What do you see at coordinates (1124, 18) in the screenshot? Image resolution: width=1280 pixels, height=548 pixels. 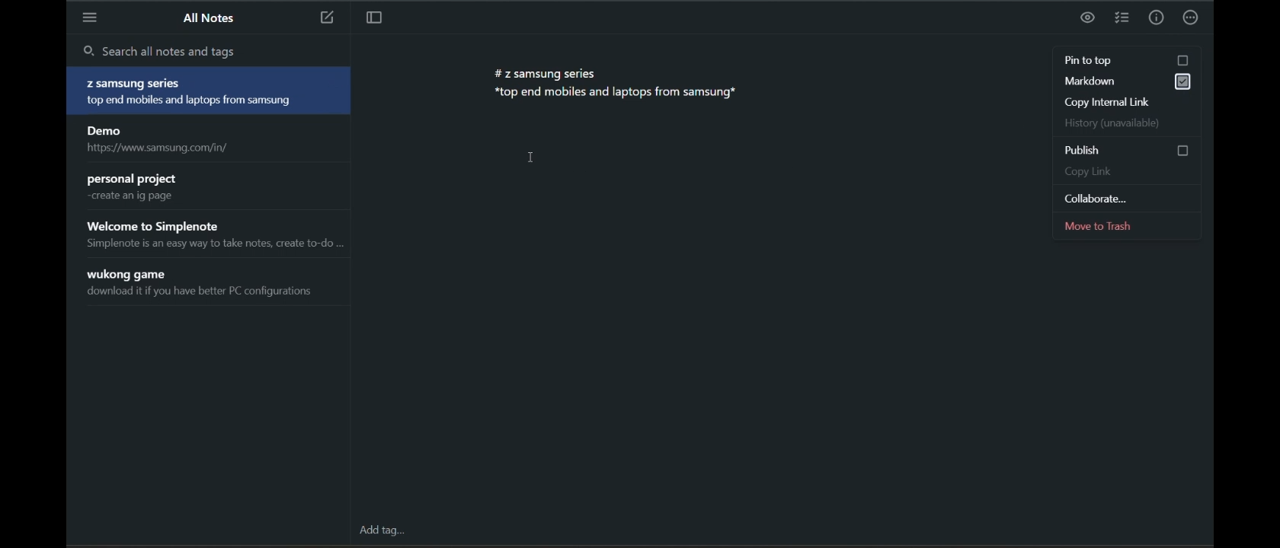 I see `insert checklist` at bounding box center [1124, 18].